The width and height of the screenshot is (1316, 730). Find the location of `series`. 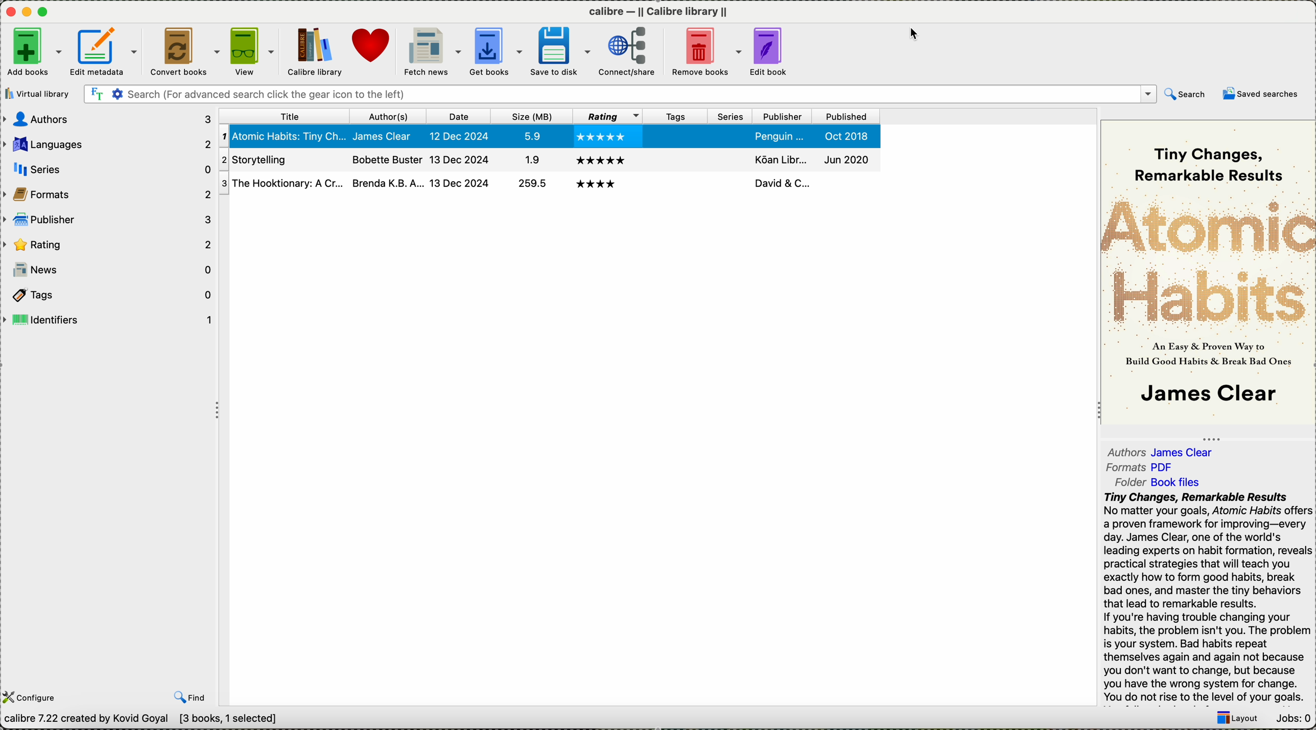

series is located at coordinates (731, 157).